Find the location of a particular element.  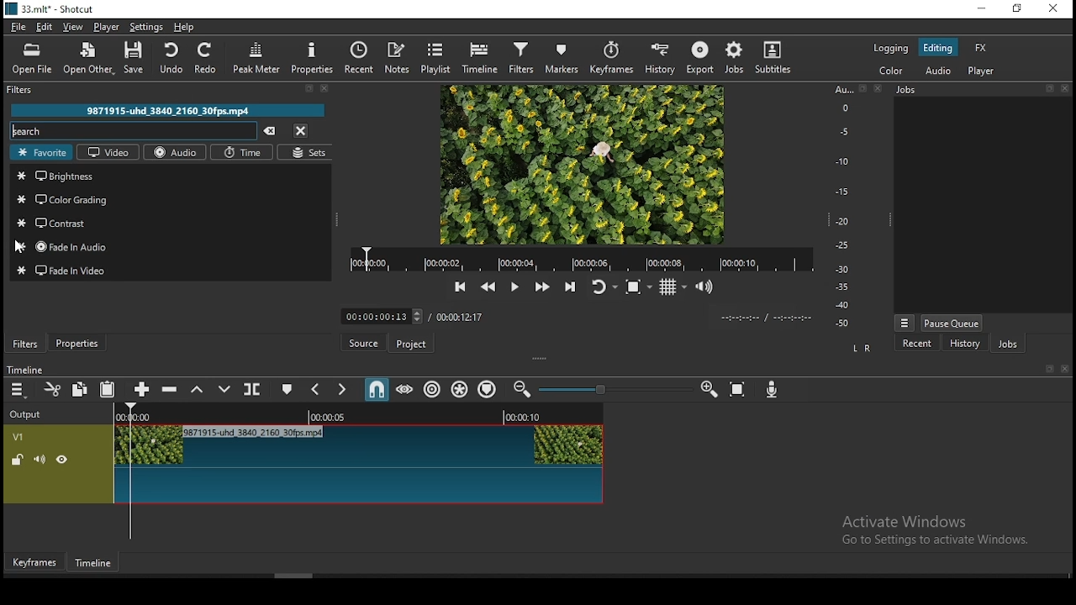

video track is located at coordinates (309, 465).